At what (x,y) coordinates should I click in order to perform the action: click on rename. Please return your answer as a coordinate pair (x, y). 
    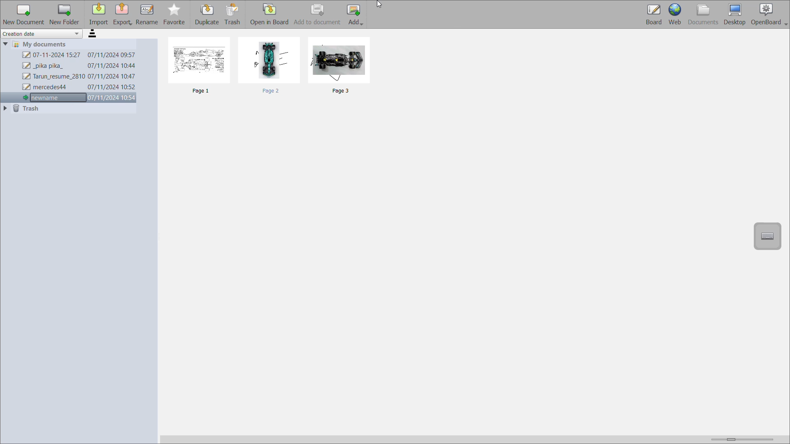
    Looking at the image, I should click on (148, 15).